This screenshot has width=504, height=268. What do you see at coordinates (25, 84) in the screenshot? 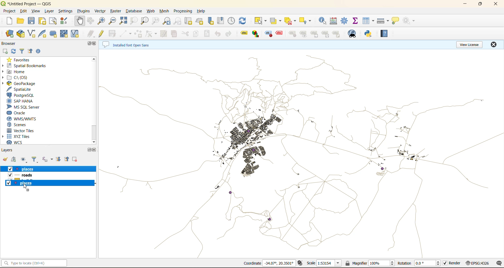
I see `geopackage` at bounding box center [25, 84].